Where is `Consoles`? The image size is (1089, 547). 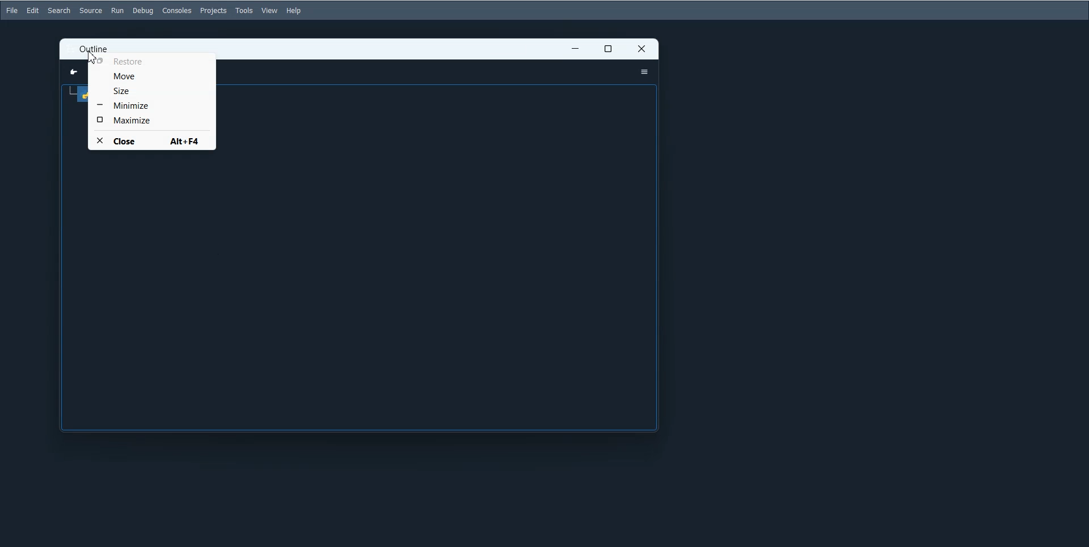 Consoles is located at coordinates (177, 10).